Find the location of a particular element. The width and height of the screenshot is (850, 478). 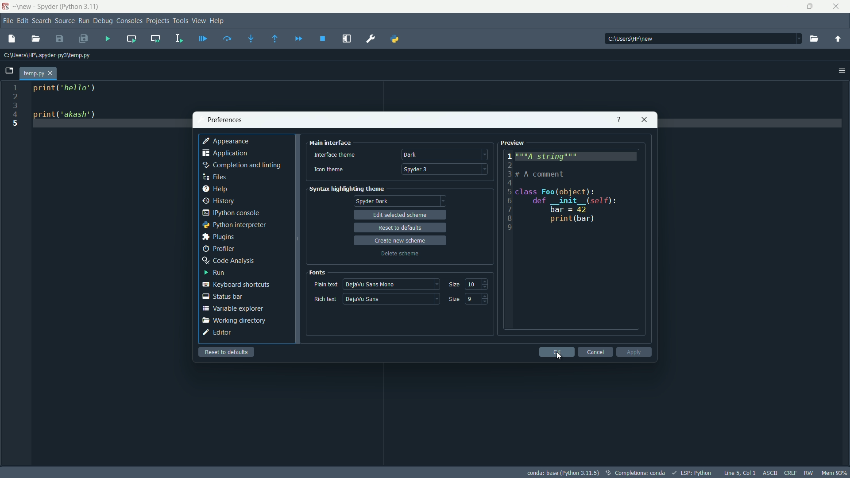

python interpreter is located at coordinates (234, 224).